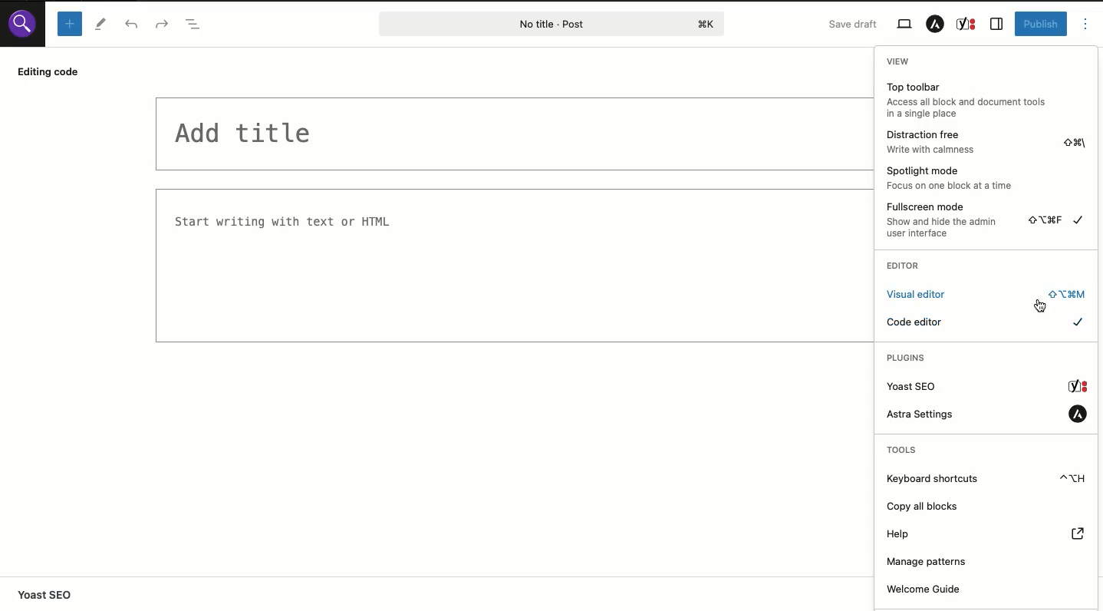  What do you see at coordinates (967, 24) in the screenshot?
I see `Yoast` at bounding box center [967, 24].